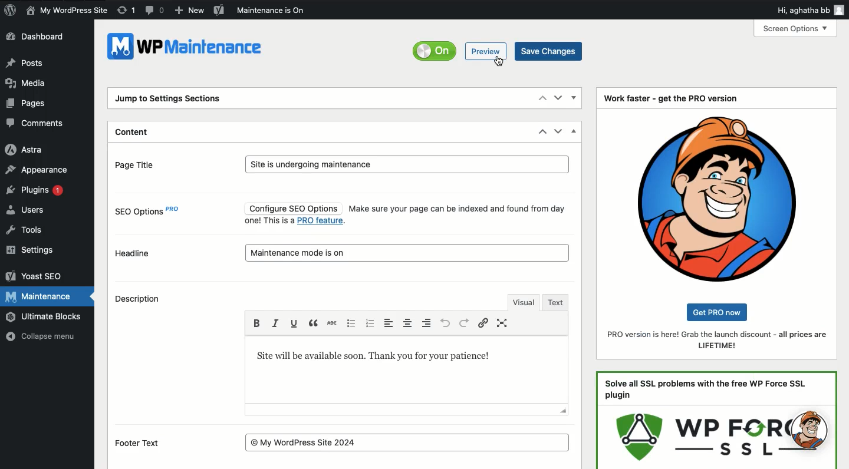 The width and height of the screenshot is (849, 469). Describe the element at coordinates (409, 323) in the screenshot. I see `Center ` at that location.